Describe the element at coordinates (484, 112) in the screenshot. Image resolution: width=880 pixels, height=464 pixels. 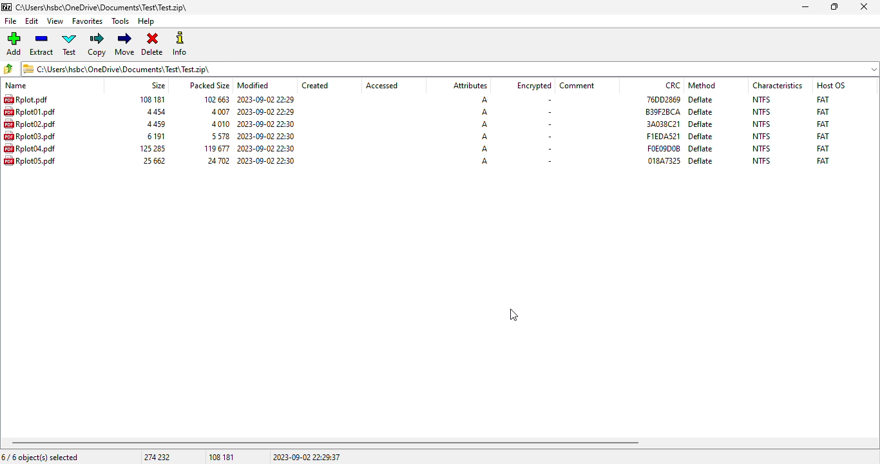
I see `A` at that location.